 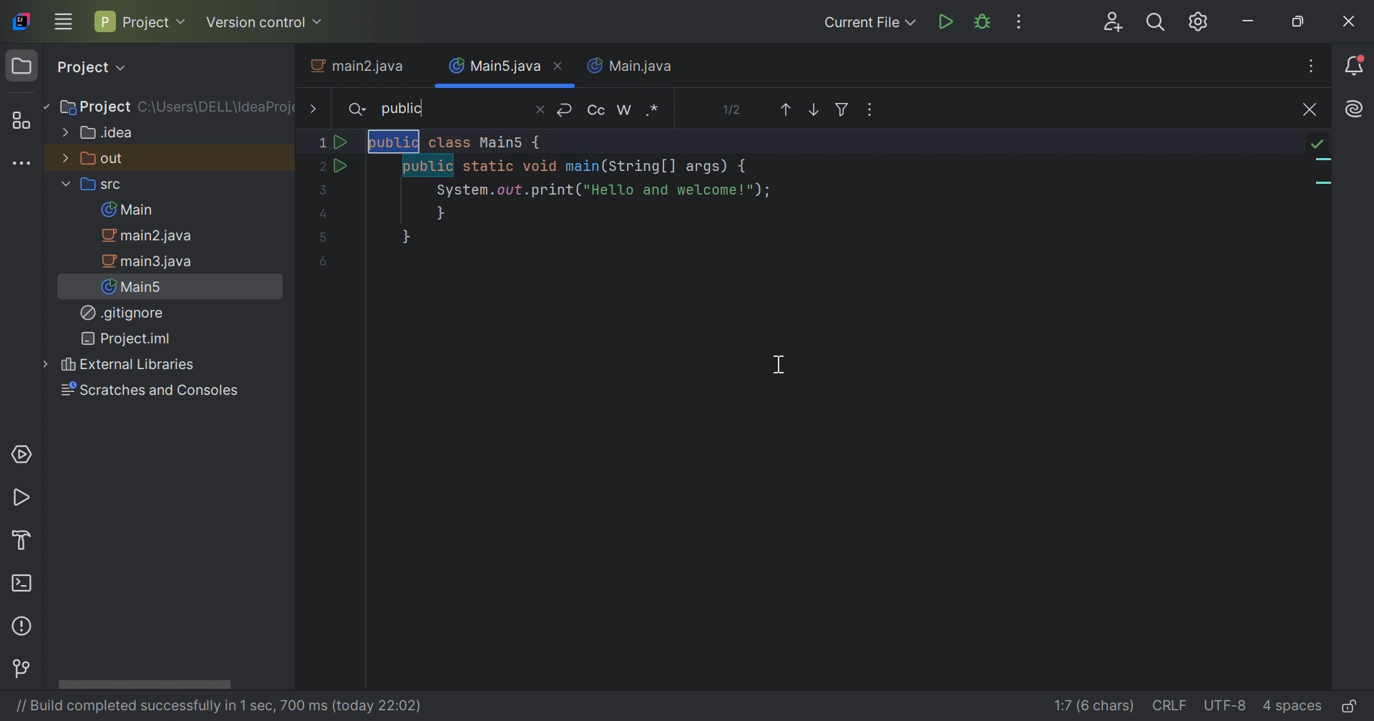 What do you see at coordinates (1250, 24) in the screenshot?
I see `Minimize` at bounding box center [1250, 24].